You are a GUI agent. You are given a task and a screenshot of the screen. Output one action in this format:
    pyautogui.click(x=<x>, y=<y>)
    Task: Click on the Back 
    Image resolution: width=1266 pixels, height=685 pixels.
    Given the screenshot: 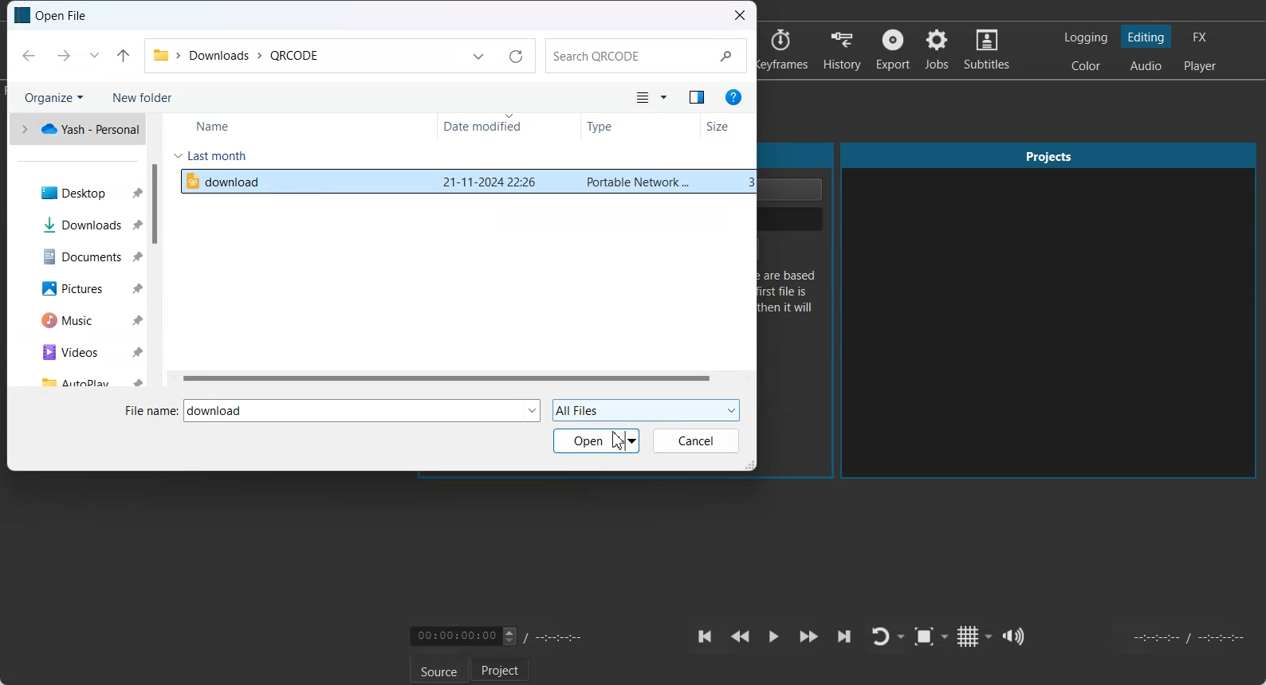 What is the action you would take?
    pyautogui.click(x=29, y=55)
    